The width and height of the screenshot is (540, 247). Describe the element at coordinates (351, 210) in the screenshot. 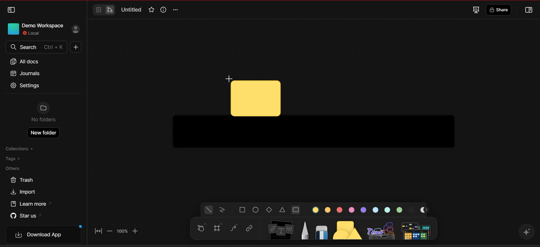

I see `color 4` at that location.